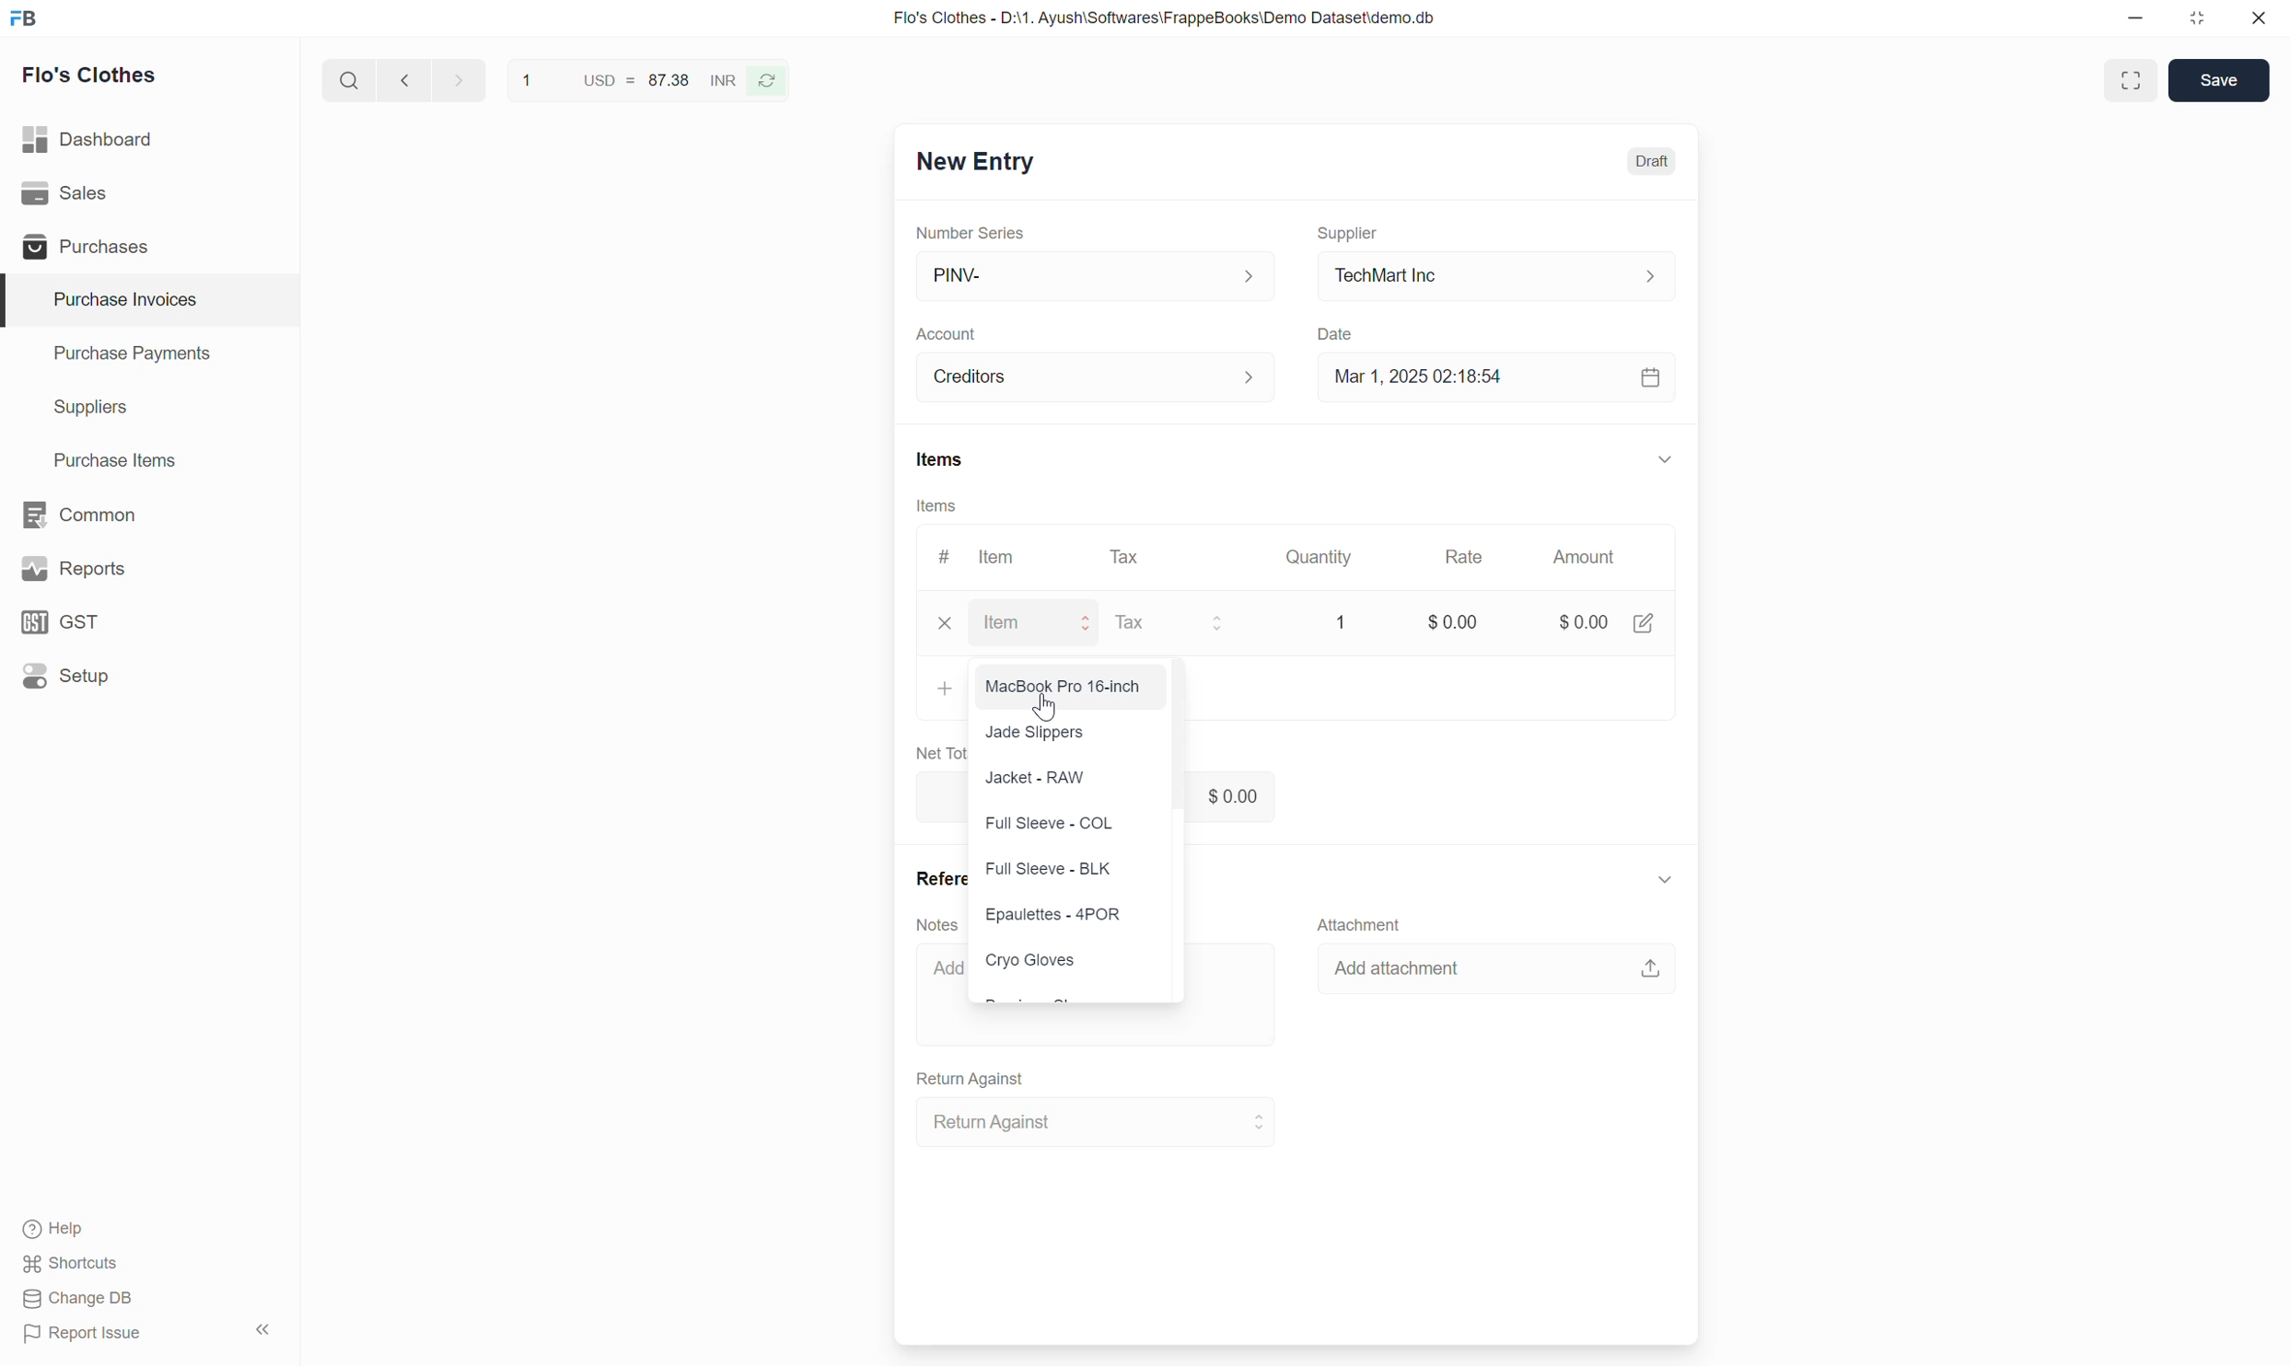 The width and height of the screenshot is (2290, 1366). Describe the element at coordinates (149, 569) in the screenshot. I see `Reports` at that location.